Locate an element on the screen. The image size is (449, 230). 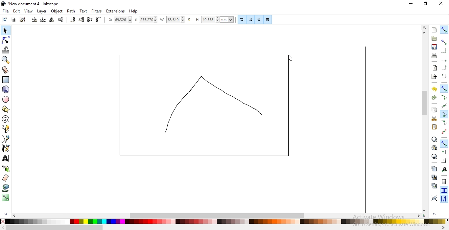
paste is located at coordinates (434, 127).